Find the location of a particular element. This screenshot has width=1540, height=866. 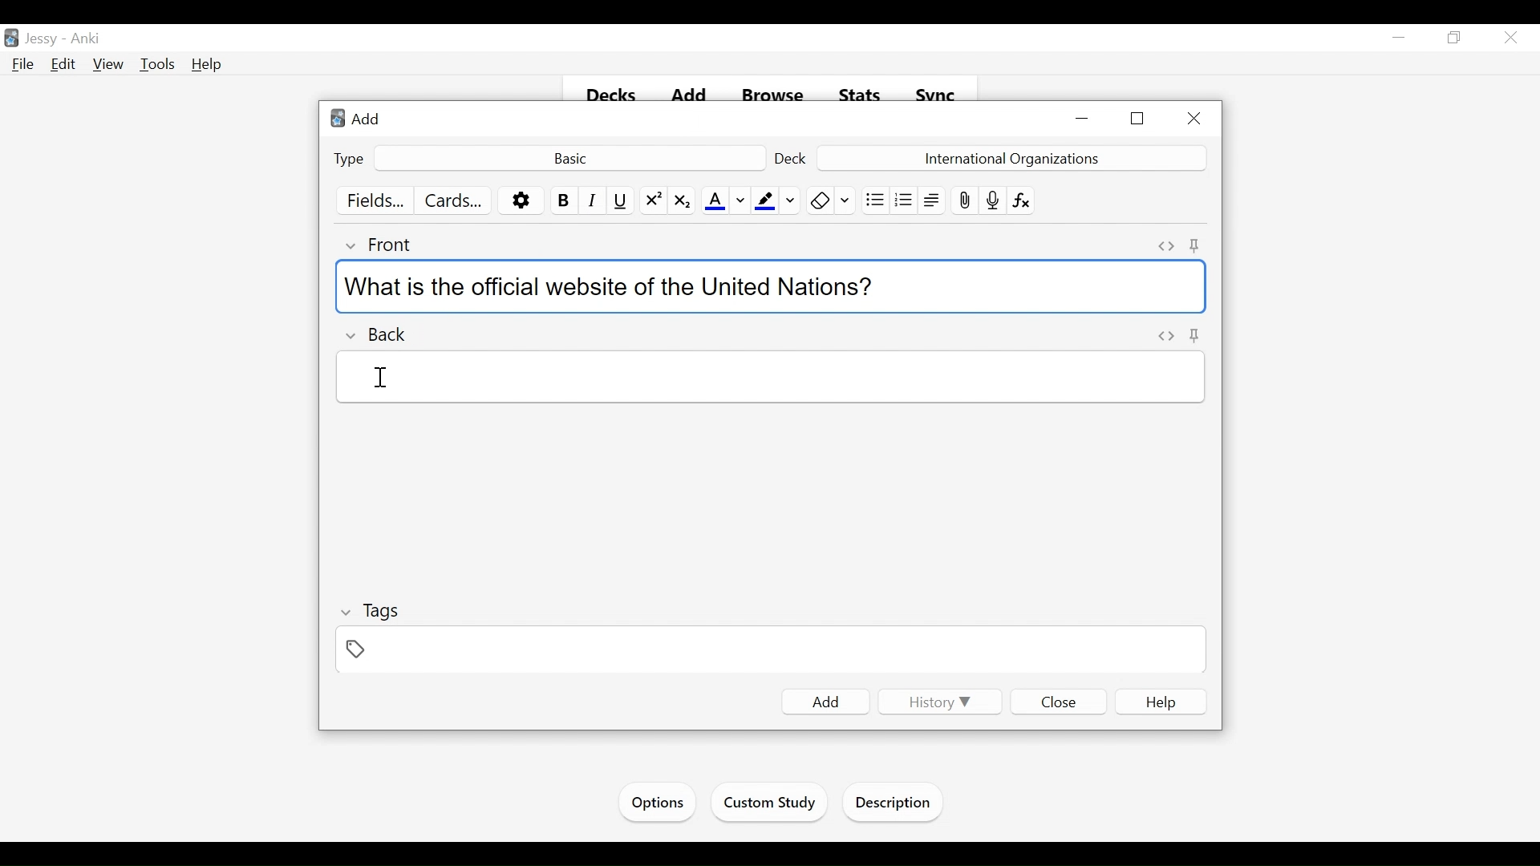

More options is located at coordinates (521, 200).